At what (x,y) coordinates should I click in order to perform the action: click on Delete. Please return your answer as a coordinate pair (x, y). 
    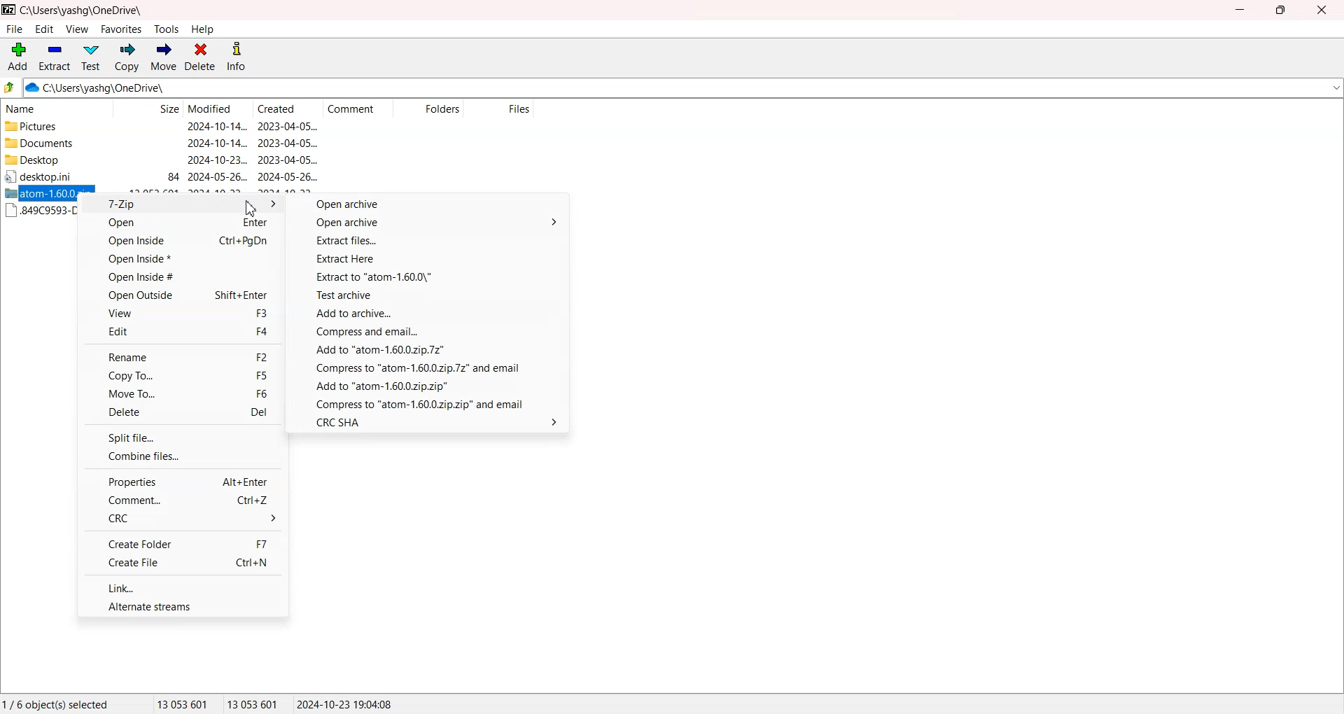
    Looking at the image, I should click on (182, 412).